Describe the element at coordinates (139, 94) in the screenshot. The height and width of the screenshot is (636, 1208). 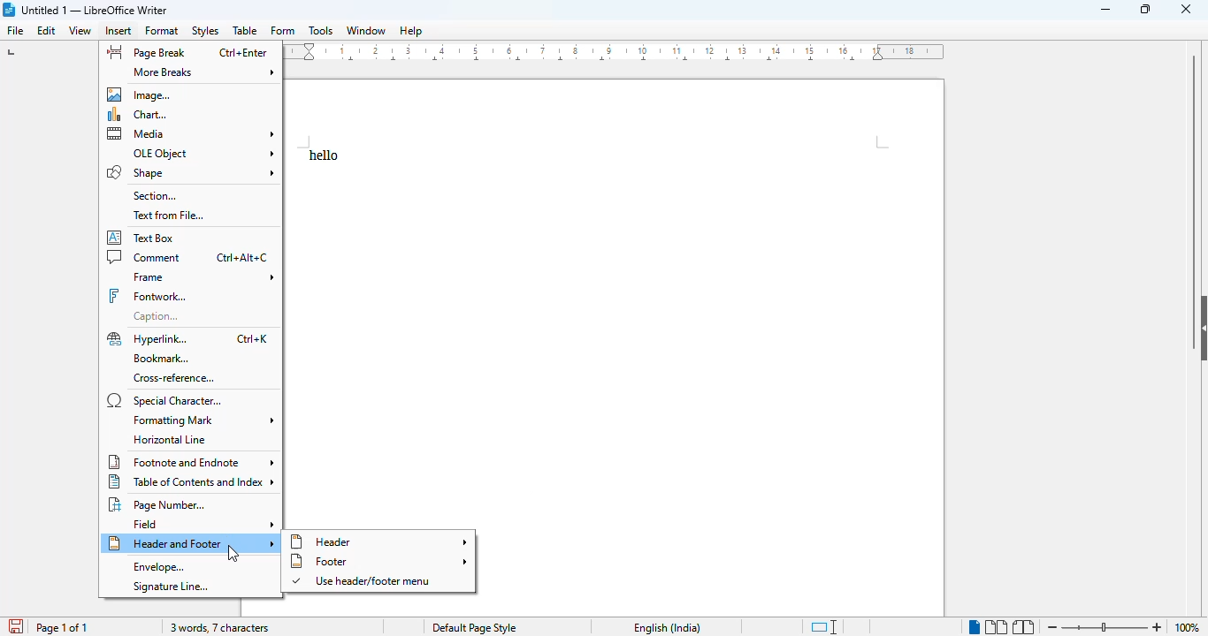
I see `image` at that location.